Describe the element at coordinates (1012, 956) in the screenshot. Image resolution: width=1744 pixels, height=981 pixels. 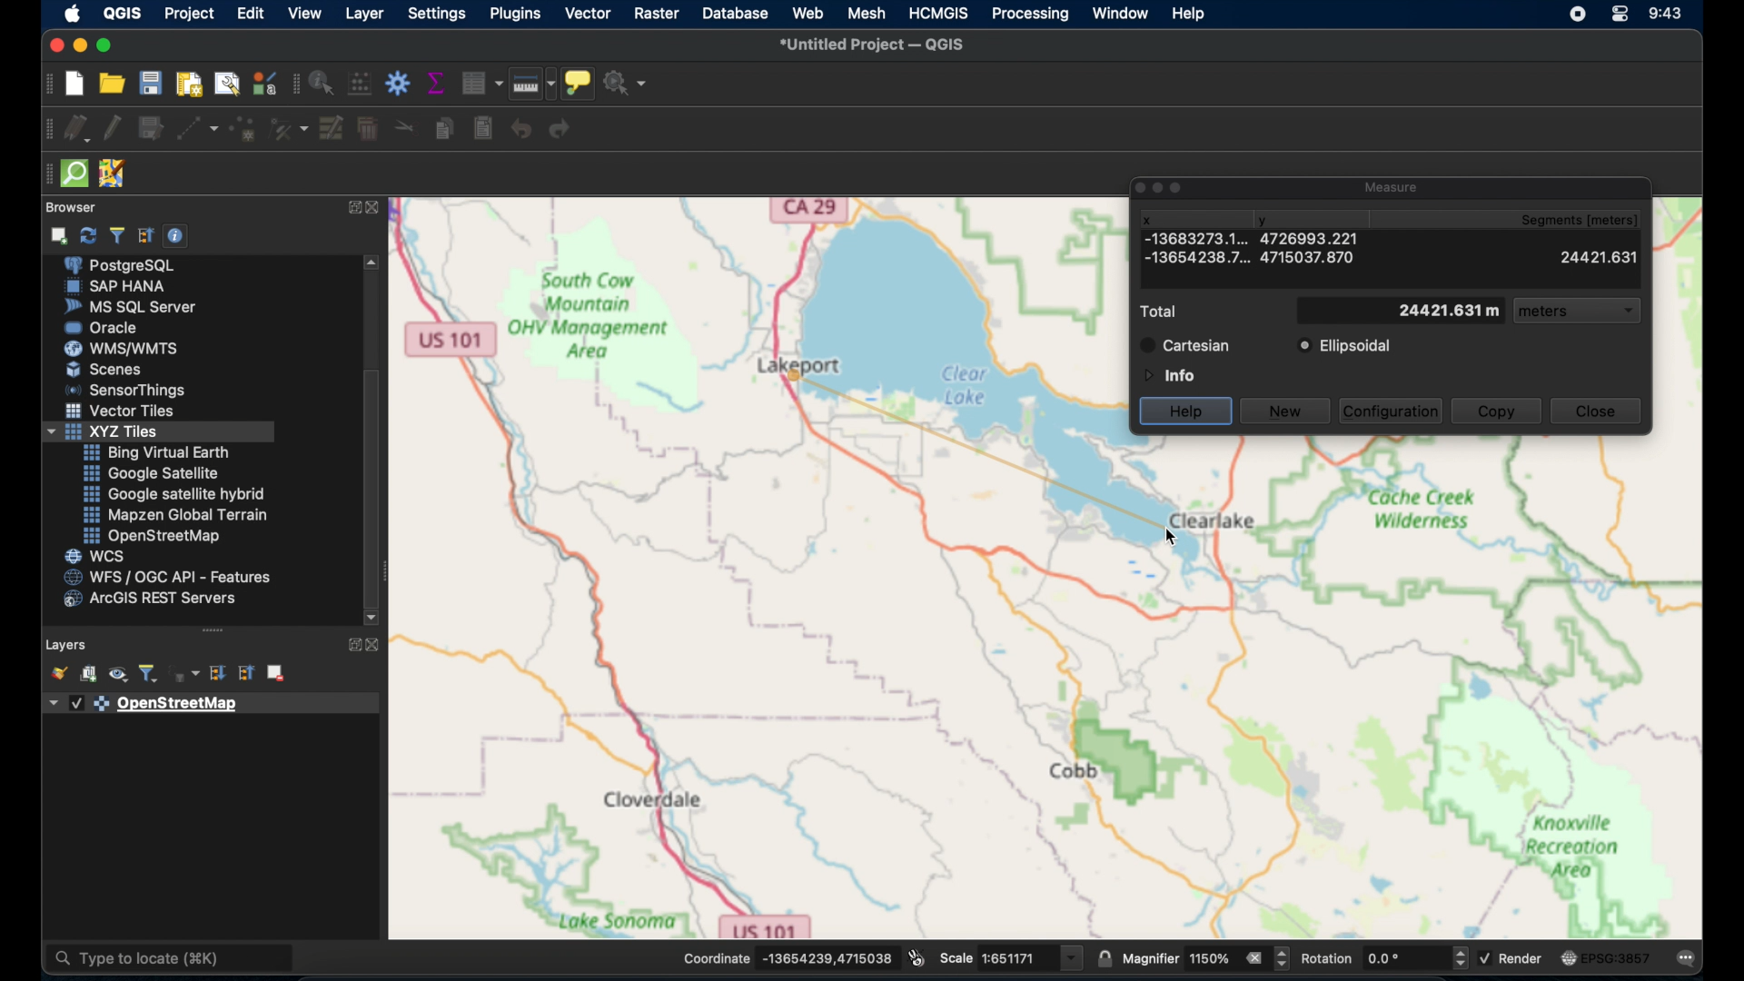
I see `scale` at that location.